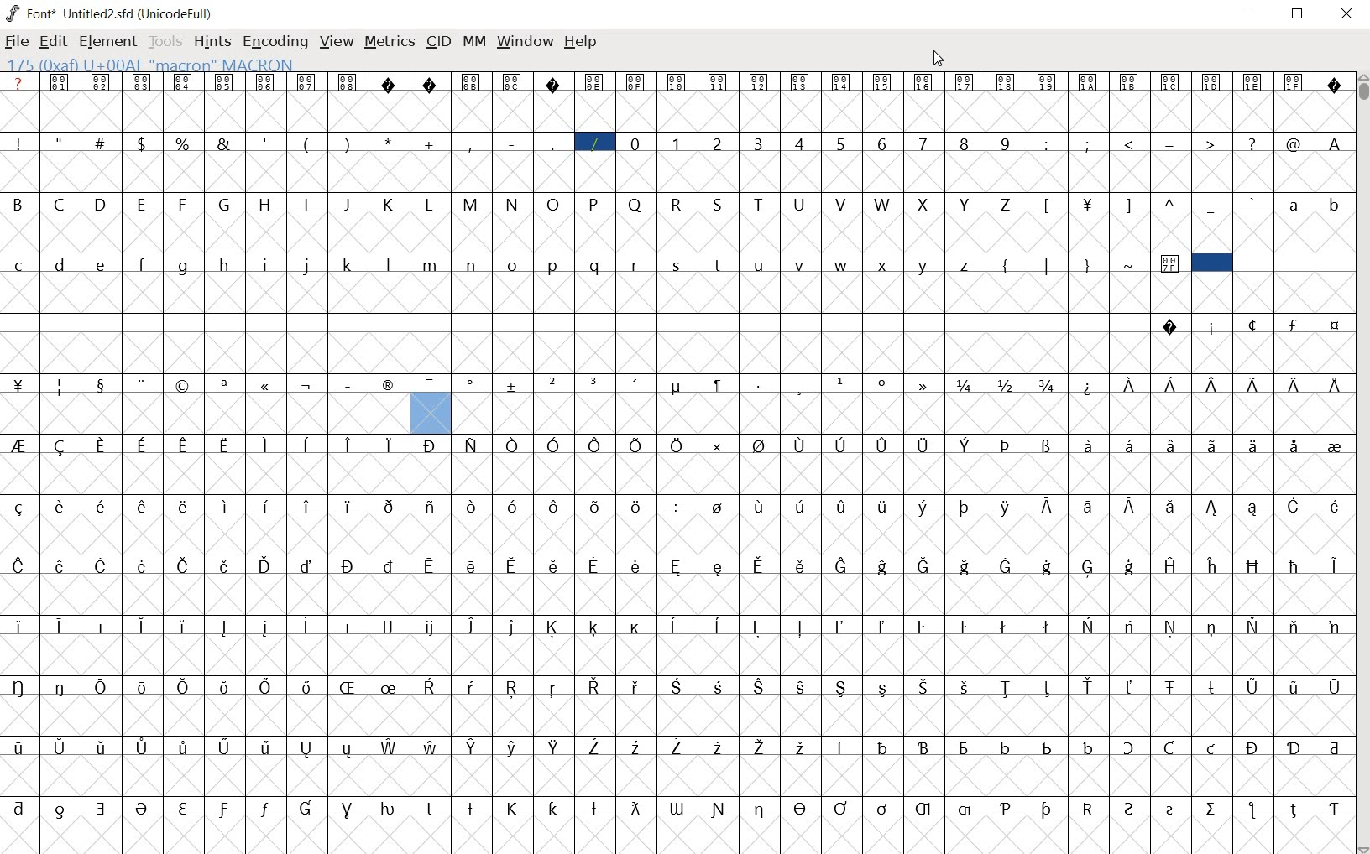  What do you see at coordinates (62, 386) in the screenshot?
I see `Symbol` at bounding box center [62, 386].